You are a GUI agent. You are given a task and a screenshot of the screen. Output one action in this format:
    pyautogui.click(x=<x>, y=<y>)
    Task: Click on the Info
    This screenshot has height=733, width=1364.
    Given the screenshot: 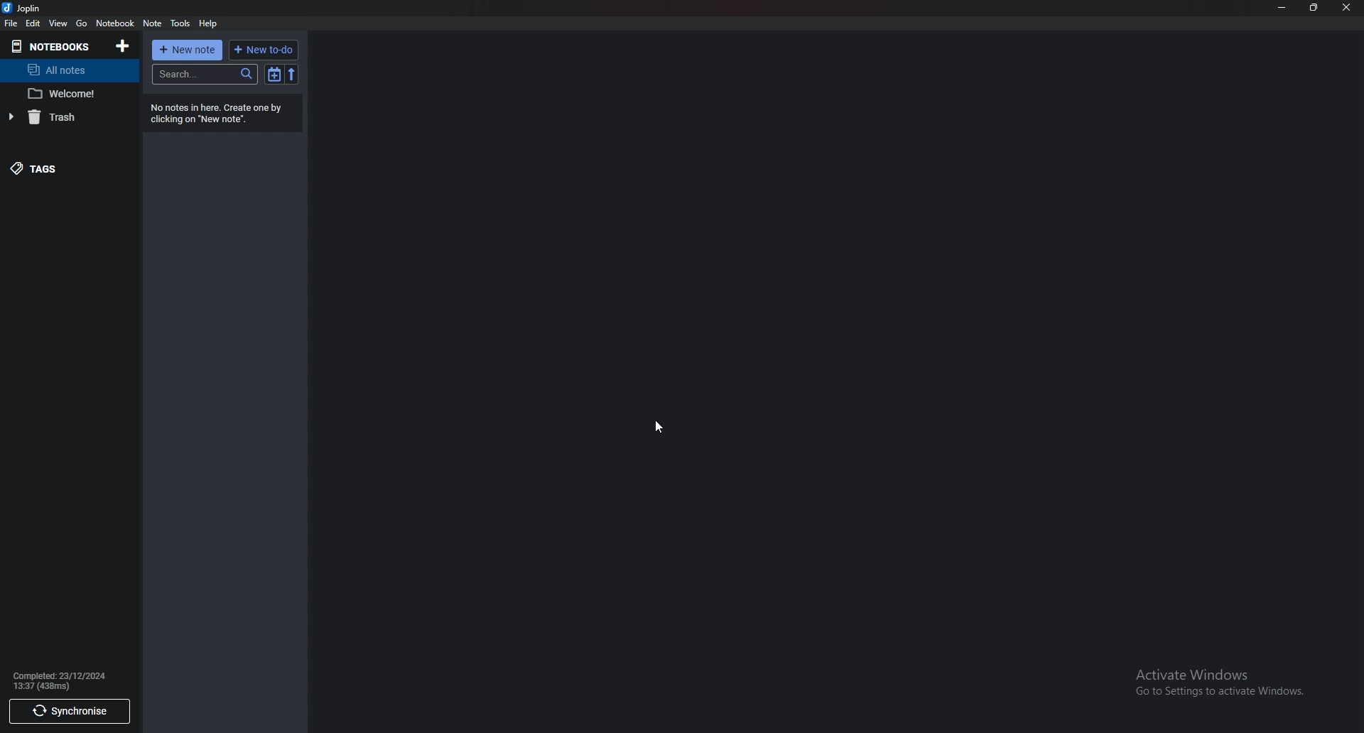 What is the action you would take?
    pyautogui.click(x=227, y=114)
    